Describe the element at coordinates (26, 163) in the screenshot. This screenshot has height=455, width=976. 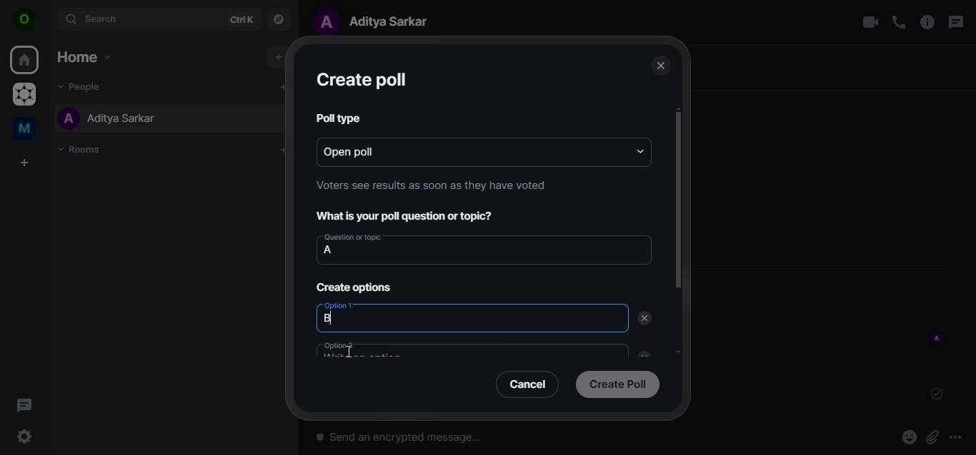
I see `create a space` at that location.